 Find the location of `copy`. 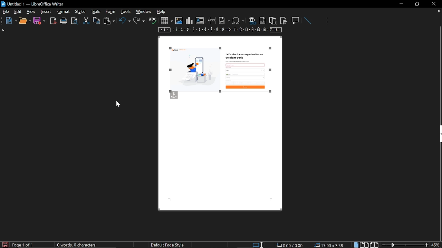

copy is located at coordinates (96, 20).